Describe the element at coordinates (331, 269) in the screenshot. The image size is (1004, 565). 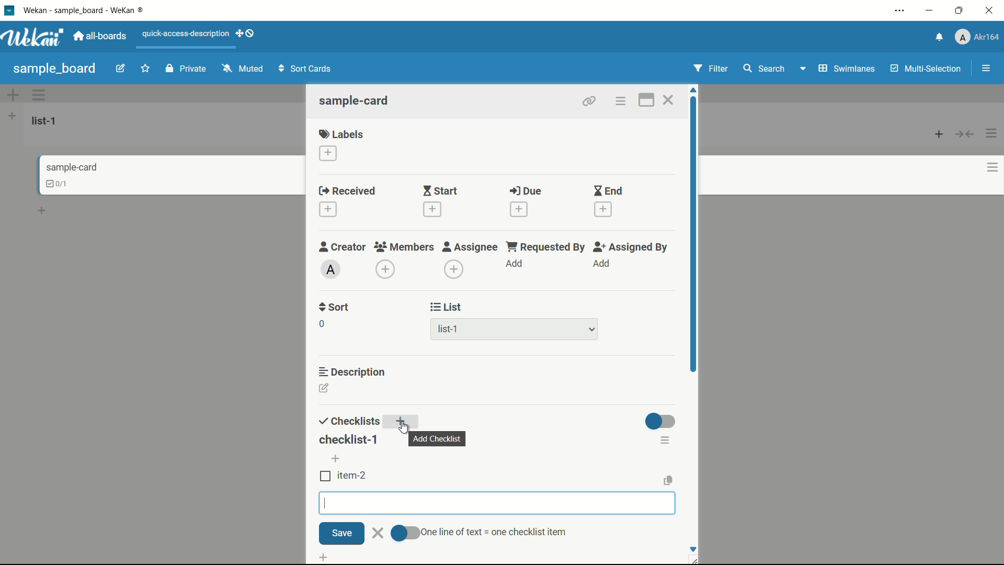
I see `admin` at that location.